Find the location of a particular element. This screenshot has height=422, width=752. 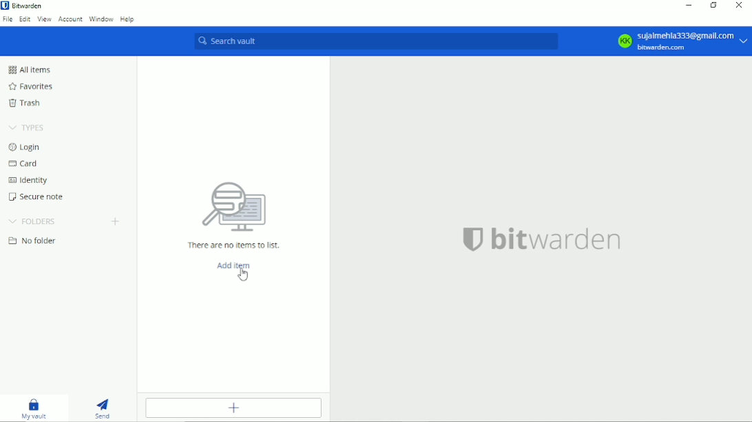

No folder is located at coordinates (32, 241).